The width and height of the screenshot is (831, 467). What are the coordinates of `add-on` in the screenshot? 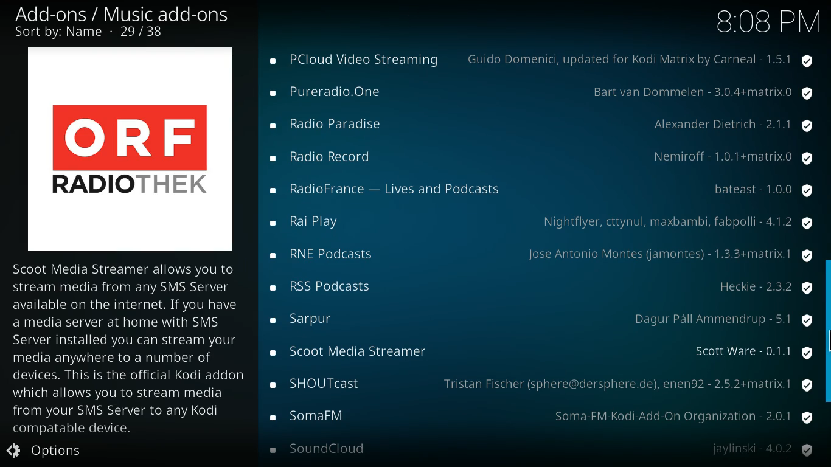 It's located at (305, 223).